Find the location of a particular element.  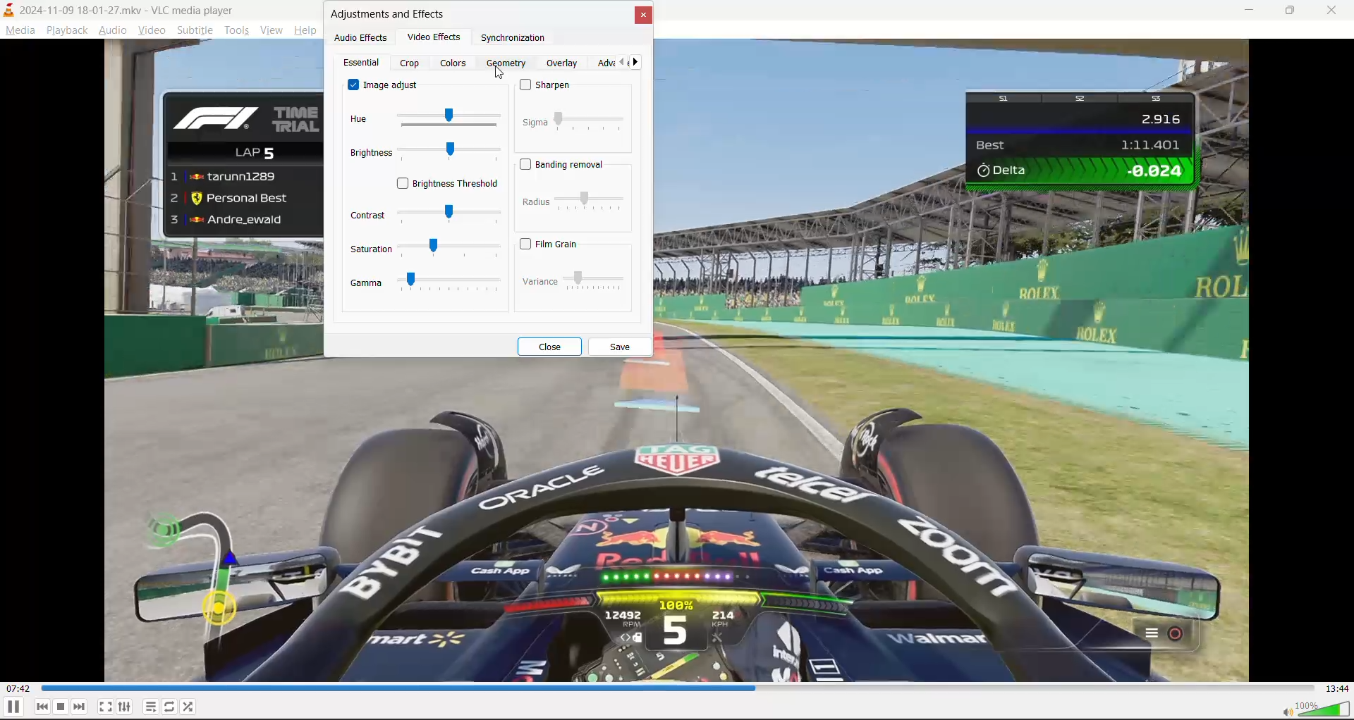

film grain is located at coordinates (555, 242).